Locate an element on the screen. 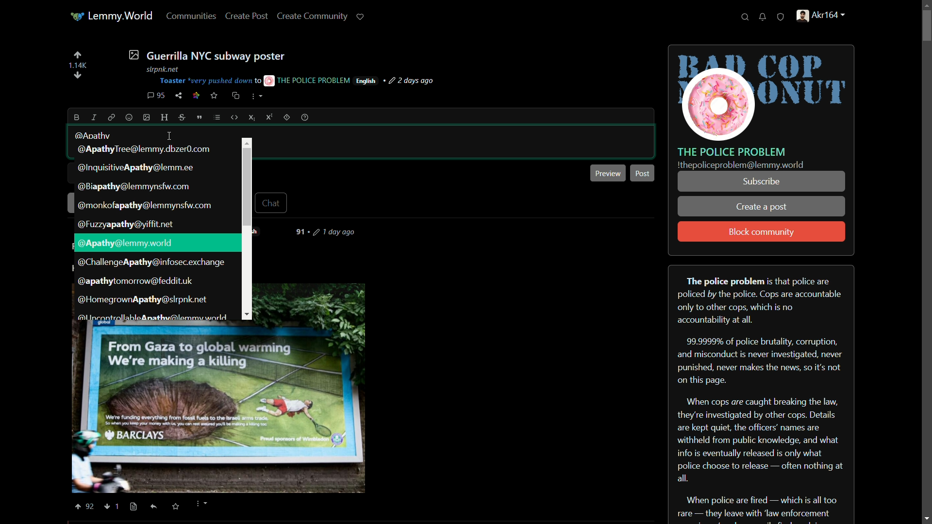  suggestion-3 is located at coordinates (133, 187).